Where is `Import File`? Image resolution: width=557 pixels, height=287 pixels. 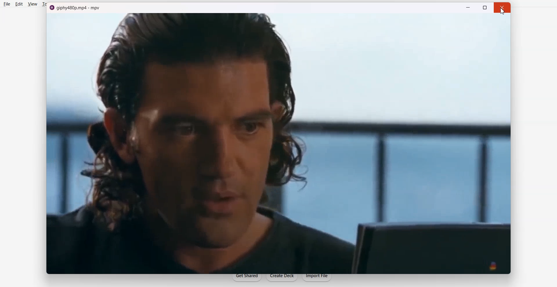 Import File is located at coordinates (319, 279).